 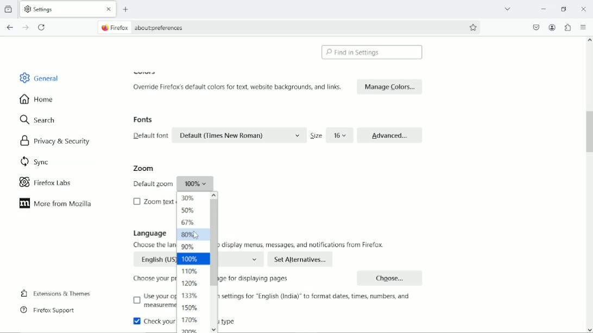 I want to click on 110%, so click(x=190, y=271).